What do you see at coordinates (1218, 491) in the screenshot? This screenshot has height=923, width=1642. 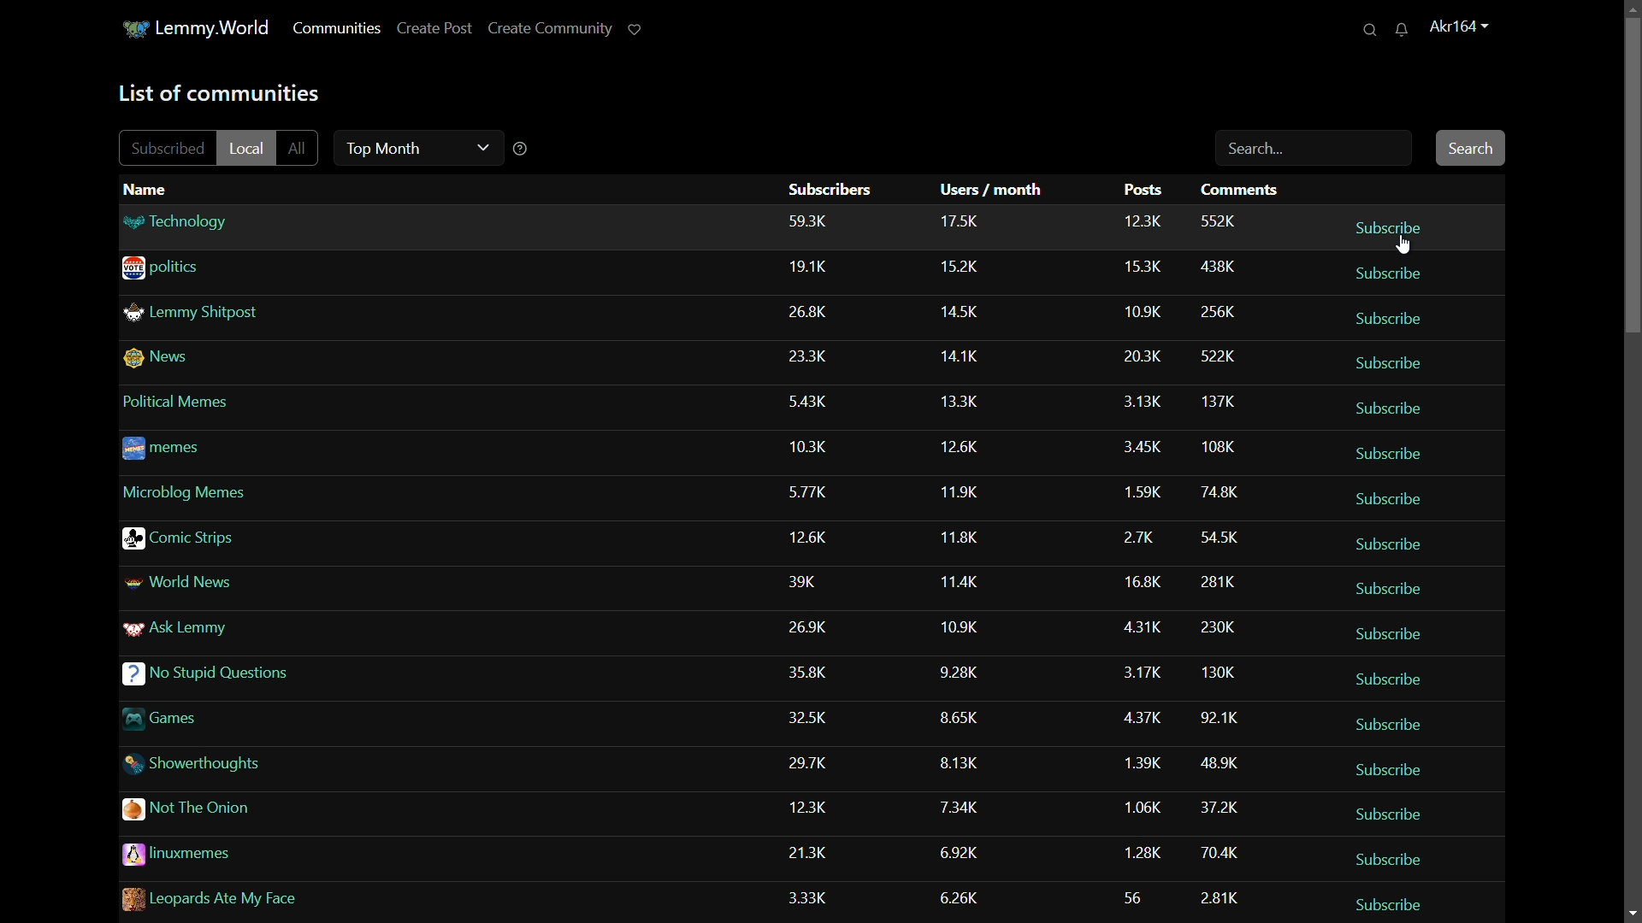 I see `comments` at bounding box center [1218, 491].